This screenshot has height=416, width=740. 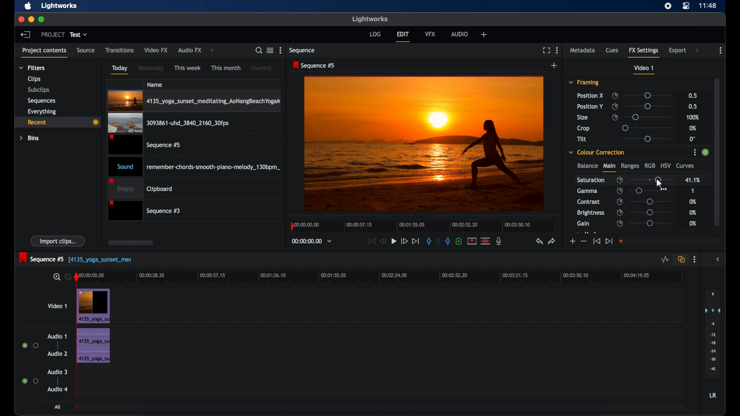 What do you see at coordinates (693, 213) in the screenshot?
I see `0%` at bounding box center [693, 213].